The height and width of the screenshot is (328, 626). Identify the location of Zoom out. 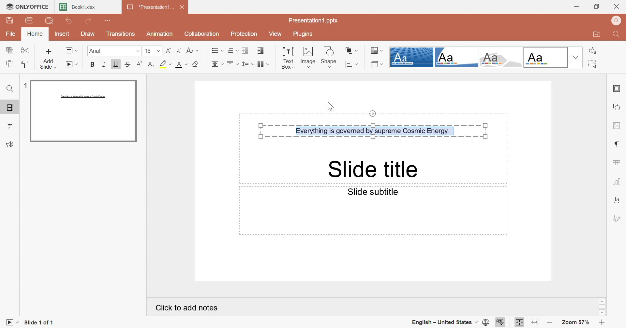
(550, 322).